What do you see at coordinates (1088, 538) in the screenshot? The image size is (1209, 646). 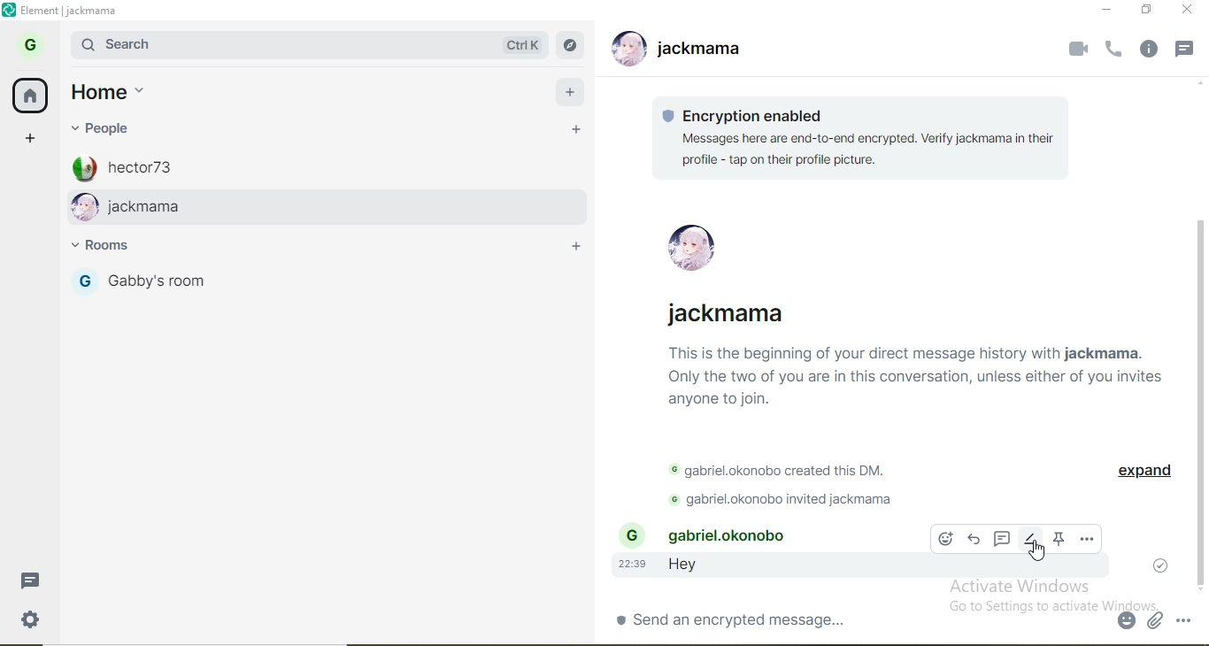 I see `options` at bounding box center [1088, 538].